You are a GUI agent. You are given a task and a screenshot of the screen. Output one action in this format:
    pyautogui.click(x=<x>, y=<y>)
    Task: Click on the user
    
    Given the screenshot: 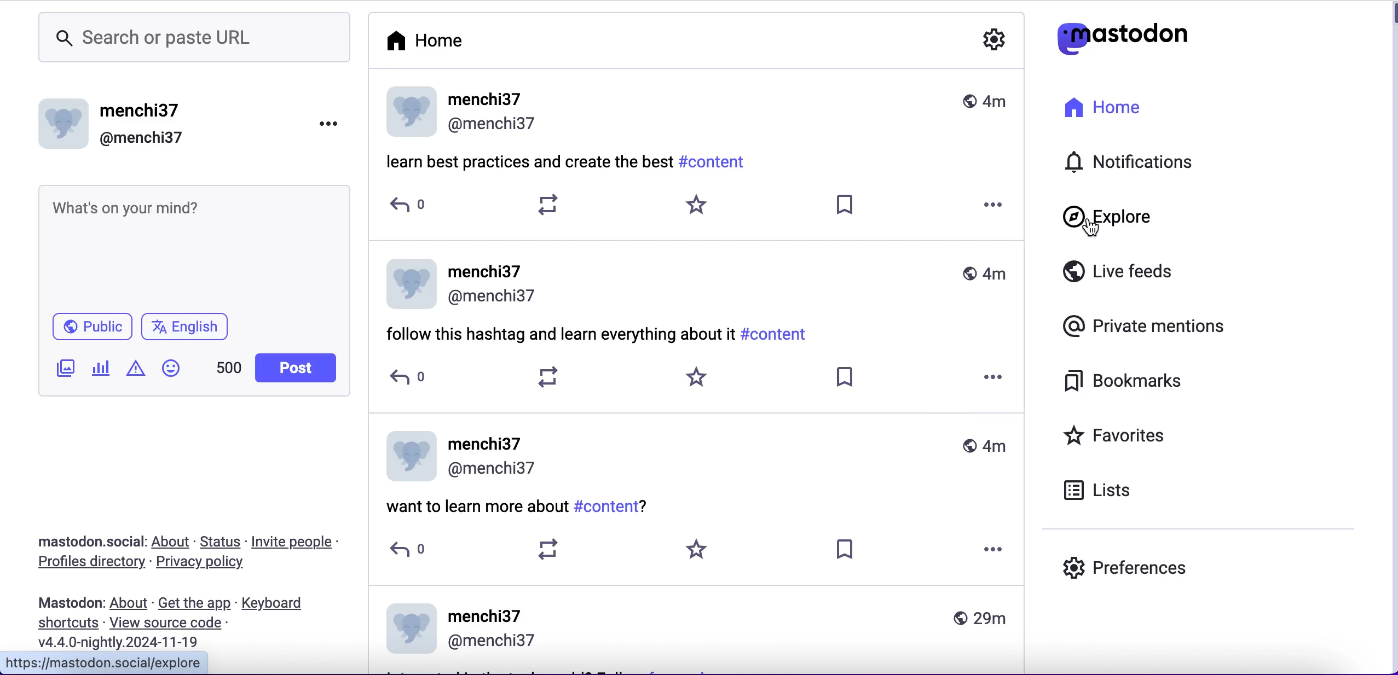 What is the action you would take?
    pyautogui.click(x=167, y=130)
    